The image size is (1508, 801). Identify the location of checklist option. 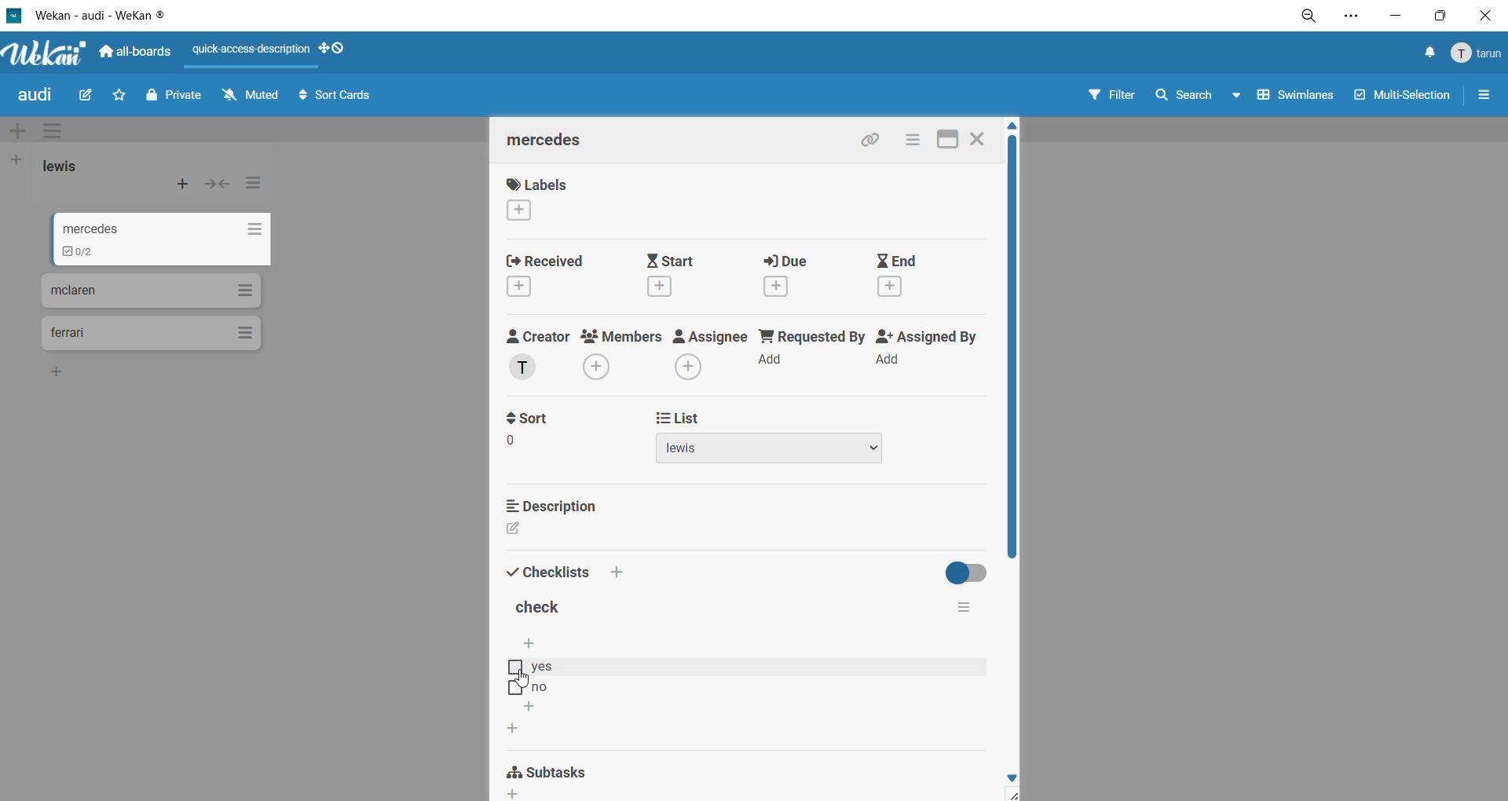
(735, 687).